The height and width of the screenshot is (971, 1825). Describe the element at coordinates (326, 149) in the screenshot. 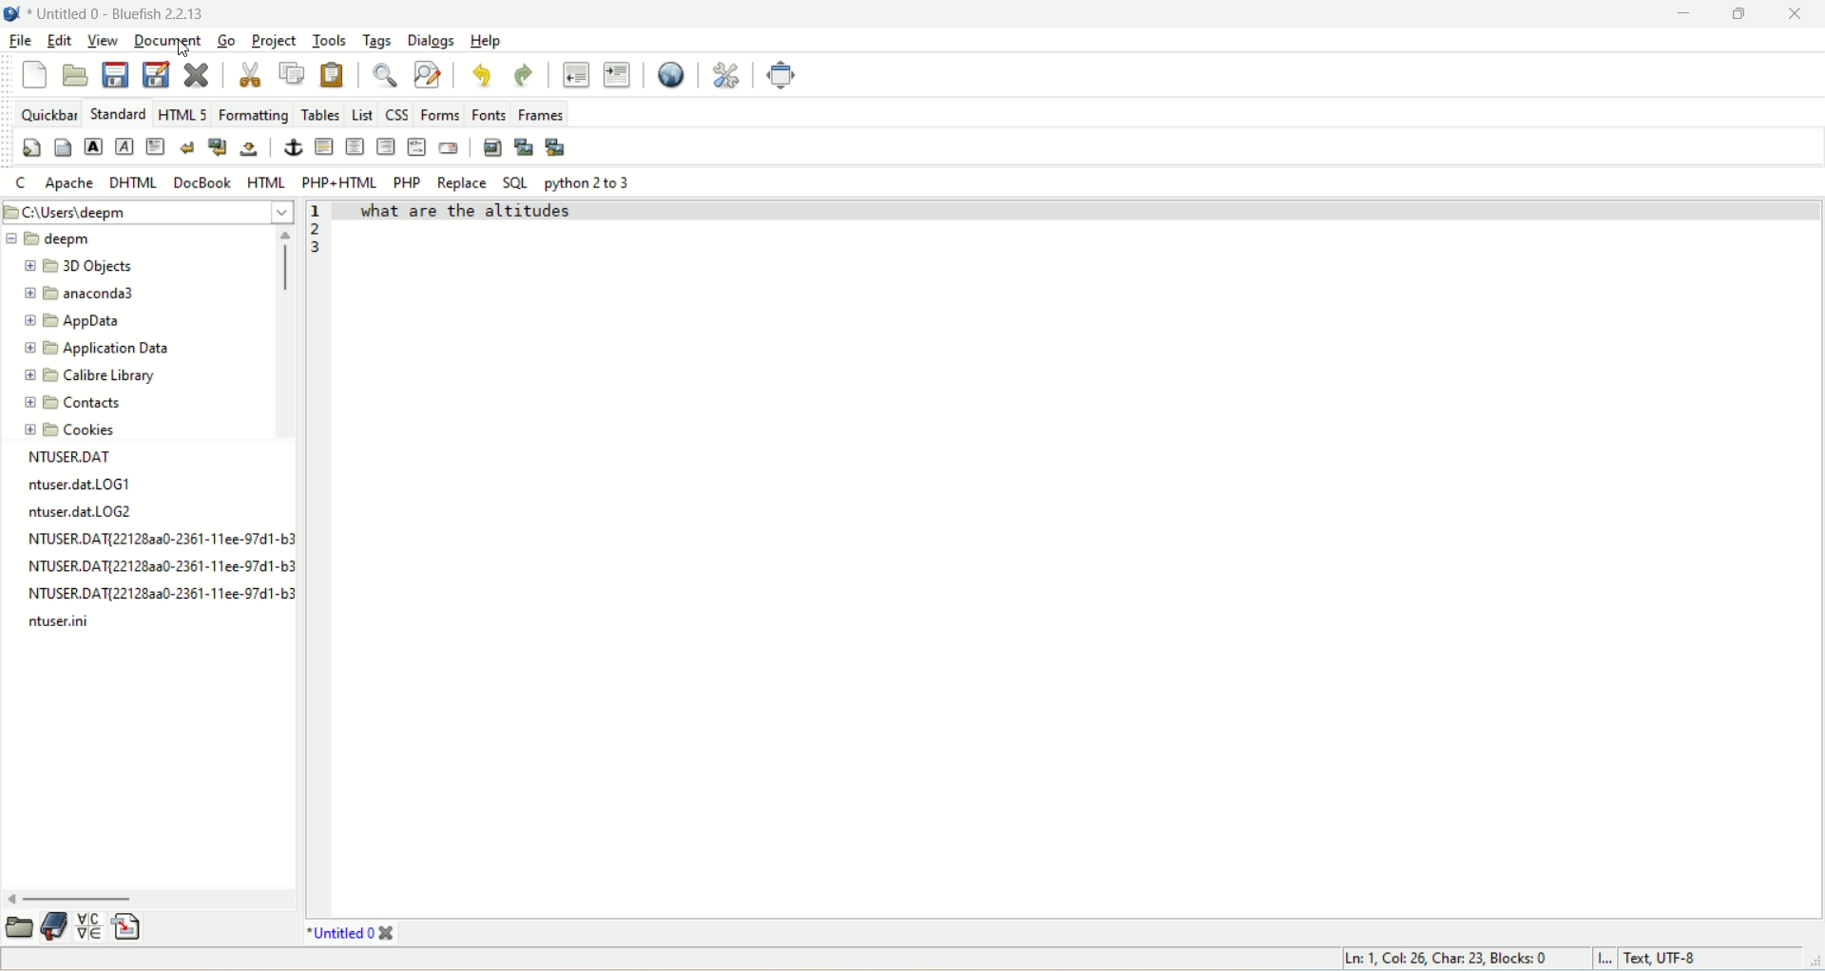

I see `horizontal rule` at that location.